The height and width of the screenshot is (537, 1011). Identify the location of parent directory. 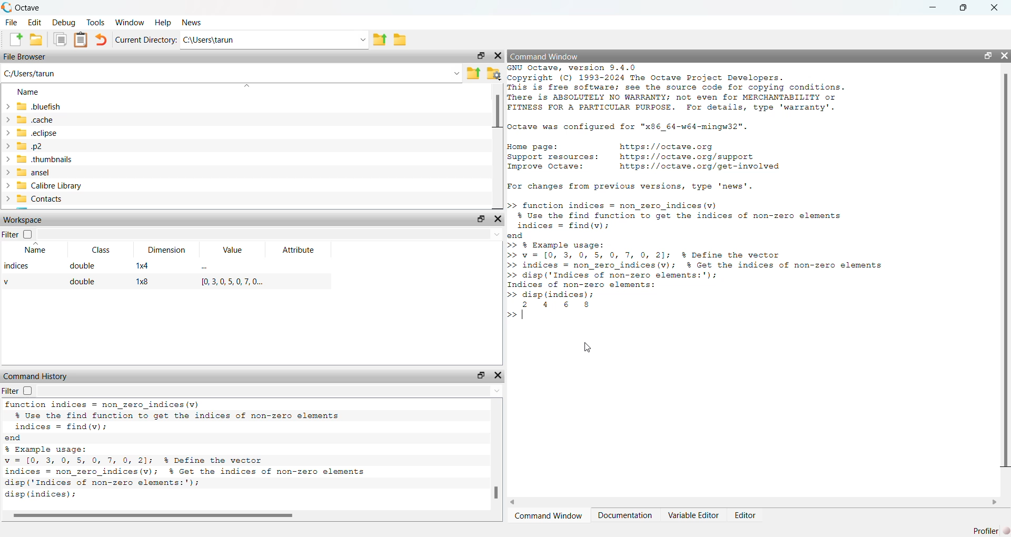
(475, 73).